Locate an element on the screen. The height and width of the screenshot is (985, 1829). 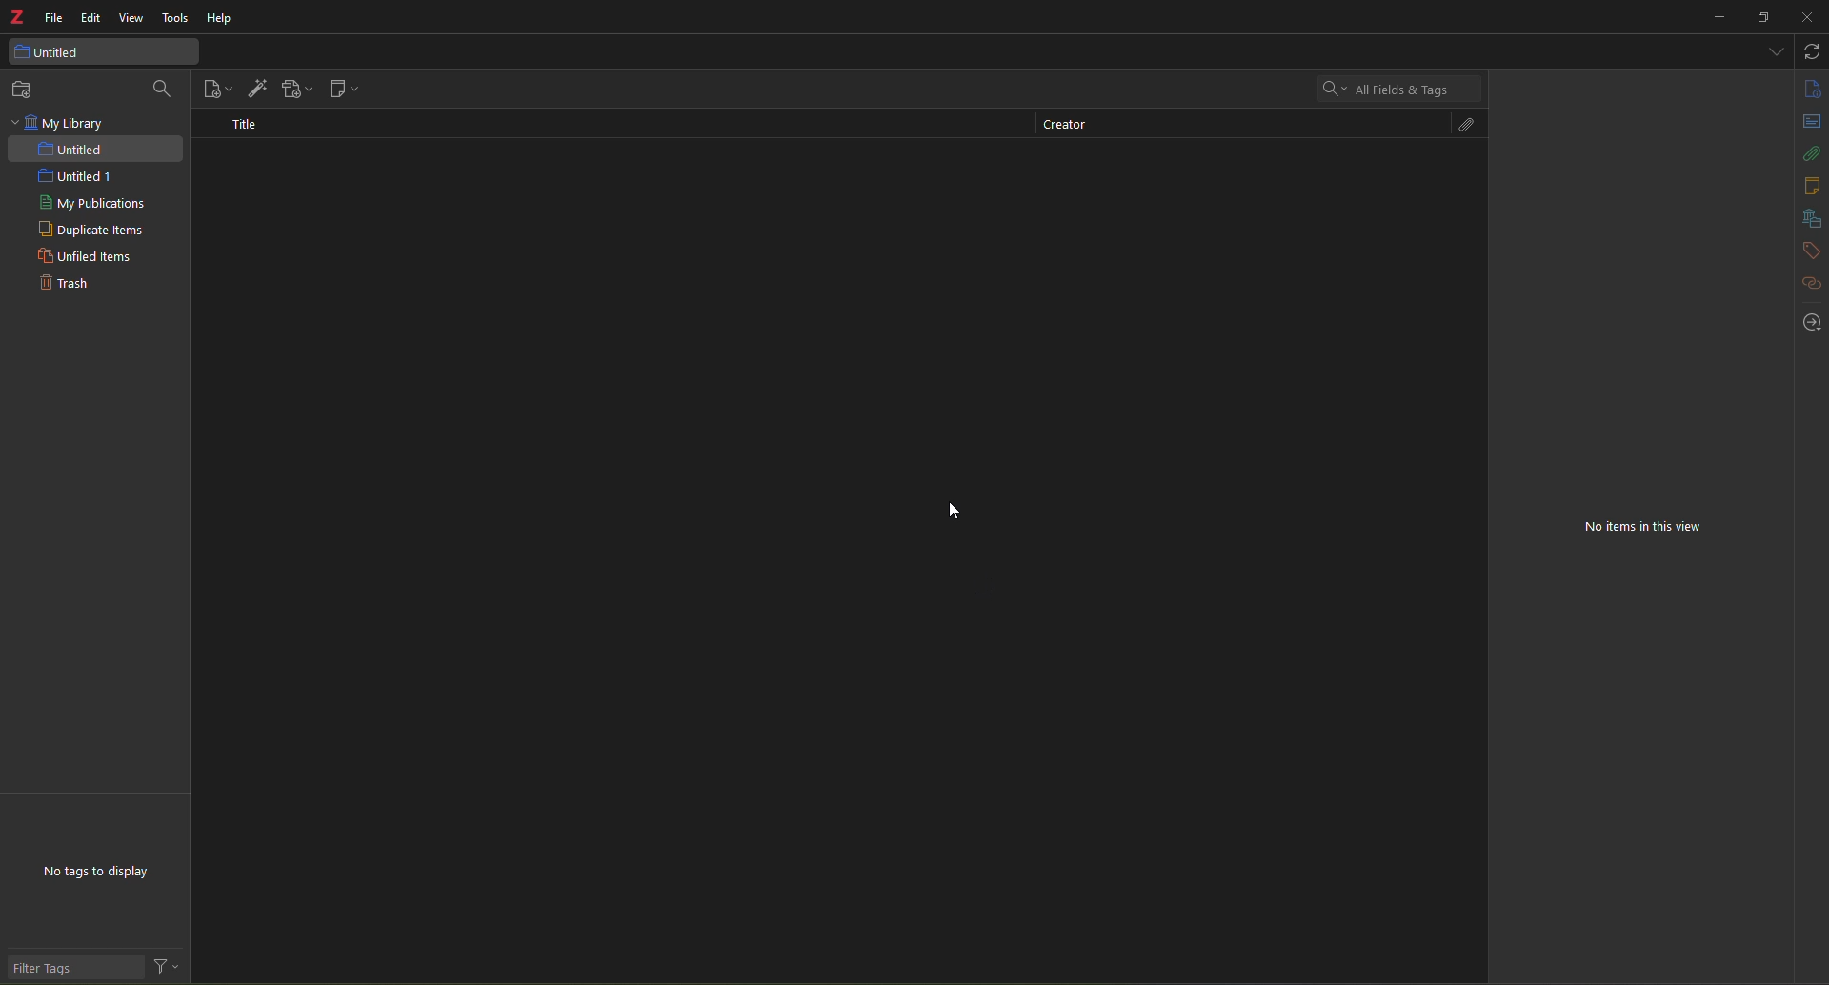
related is located at coordinates (1535, 414).